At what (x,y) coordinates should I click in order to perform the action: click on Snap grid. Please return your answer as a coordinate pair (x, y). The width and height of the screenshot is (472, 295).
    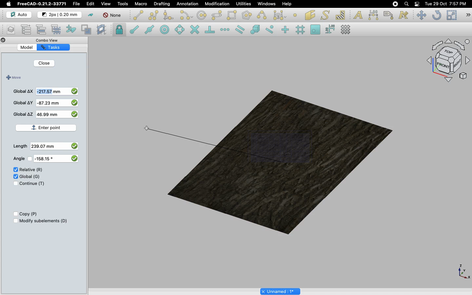
    Looking at the image, I should click on (301, 30).